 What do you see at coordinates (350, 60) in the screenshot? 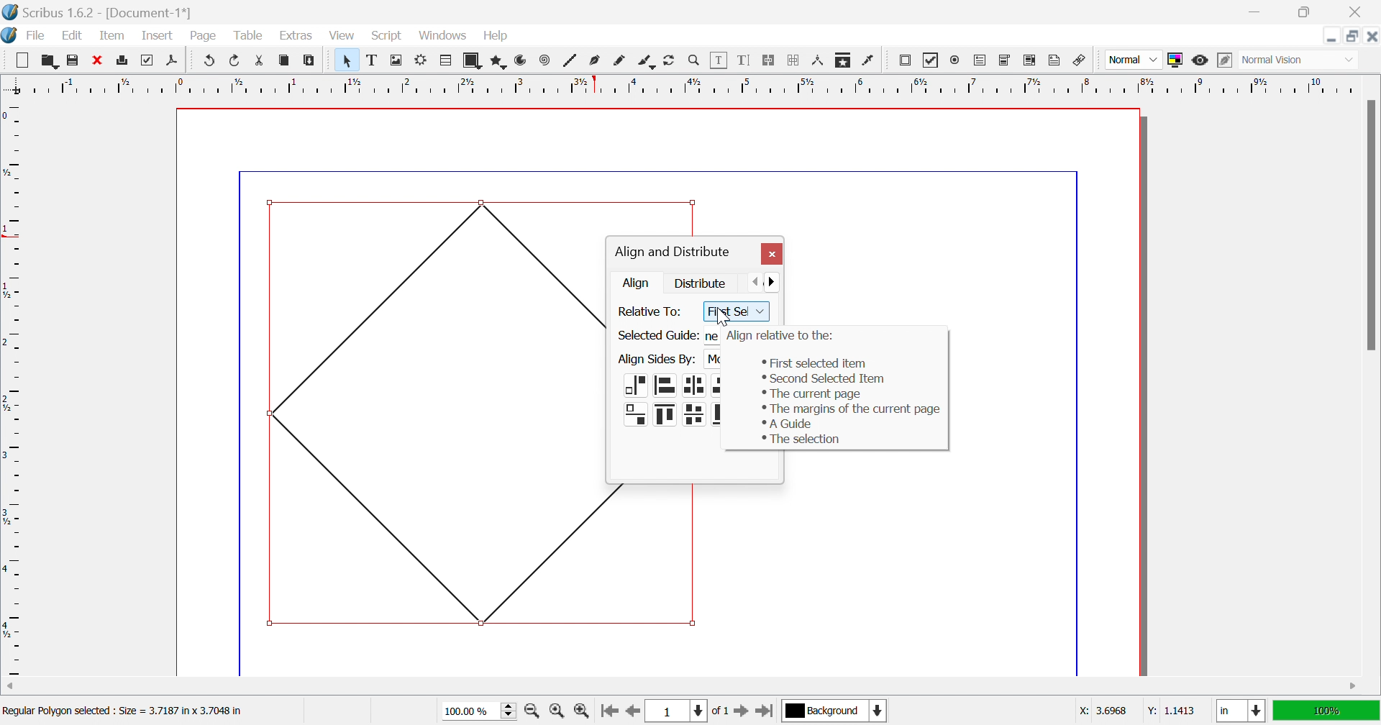
I see `Select item` at bounding box center [350, 60].